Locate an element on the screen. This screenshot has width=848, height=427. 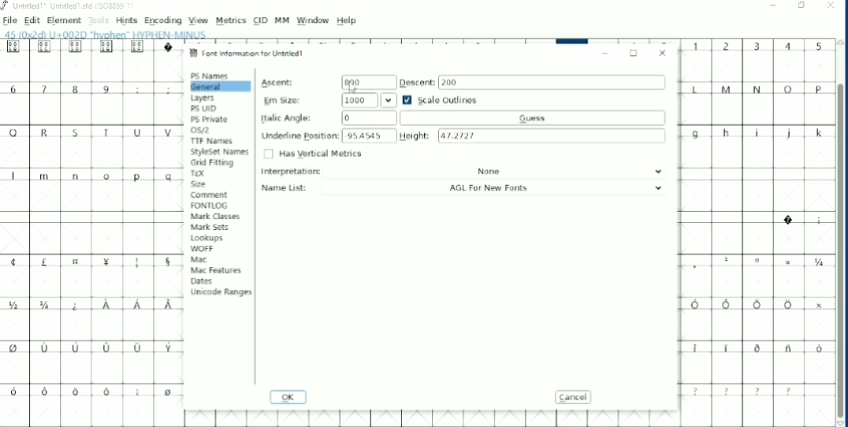
OK is located at coordinates (288, 398).